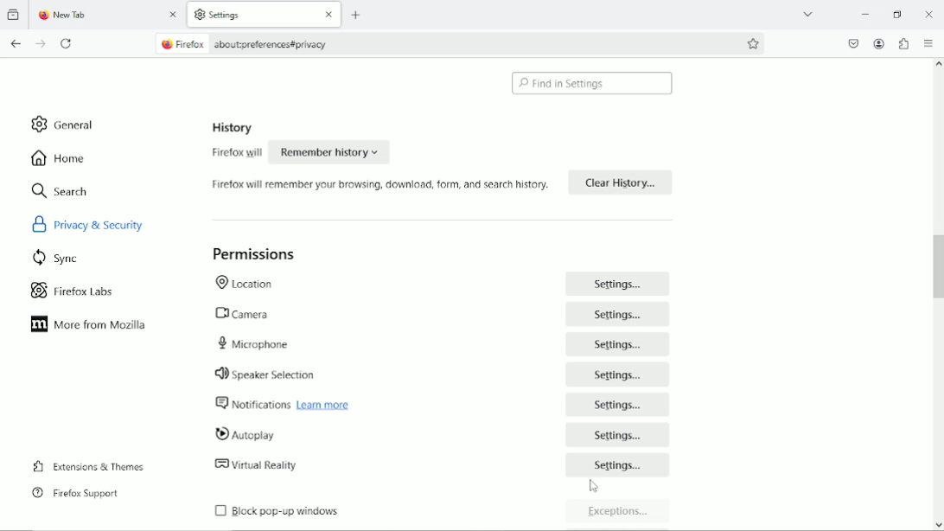 This screenshot has height=531, width=944. Describe the element at coordinates (620, 346) in the screenshot. I see `Settings.` at that location.